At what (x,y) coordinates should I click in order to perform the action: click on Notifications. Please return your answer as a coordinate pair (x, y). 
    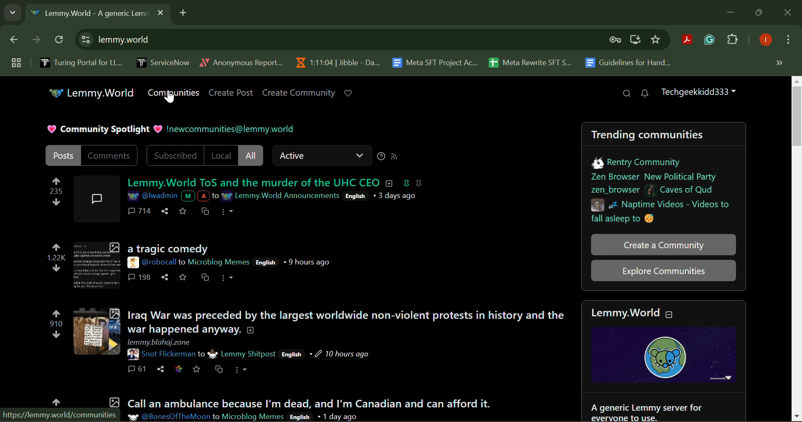
    Looking at the image, I should click on (644, 94).